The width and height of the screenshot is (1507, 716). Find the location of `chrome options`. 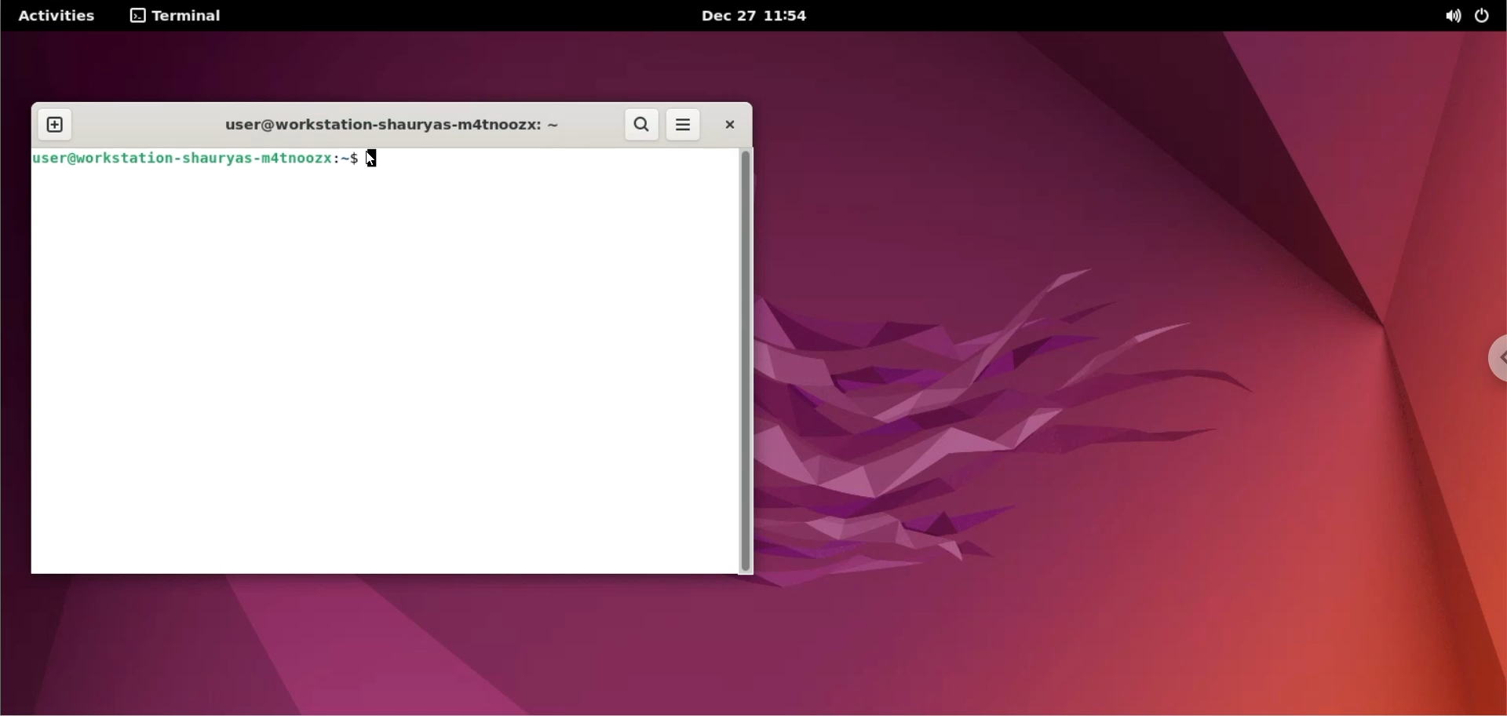

chrome options is located at coordinates (1493, 359).